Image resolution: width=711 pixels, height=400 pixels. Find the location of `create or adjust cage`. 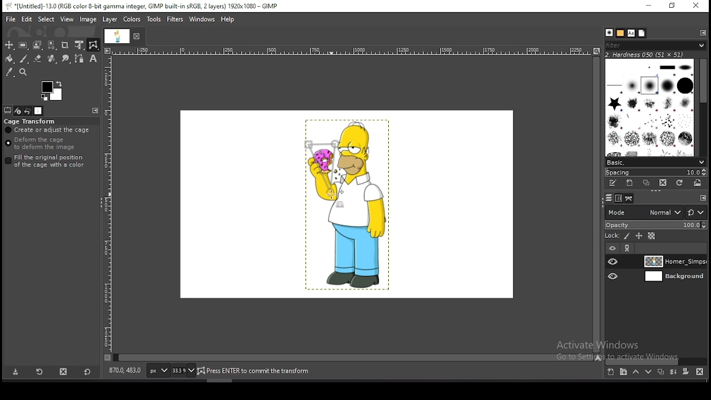

create or adjust cage is located at coordinates (48, 130).